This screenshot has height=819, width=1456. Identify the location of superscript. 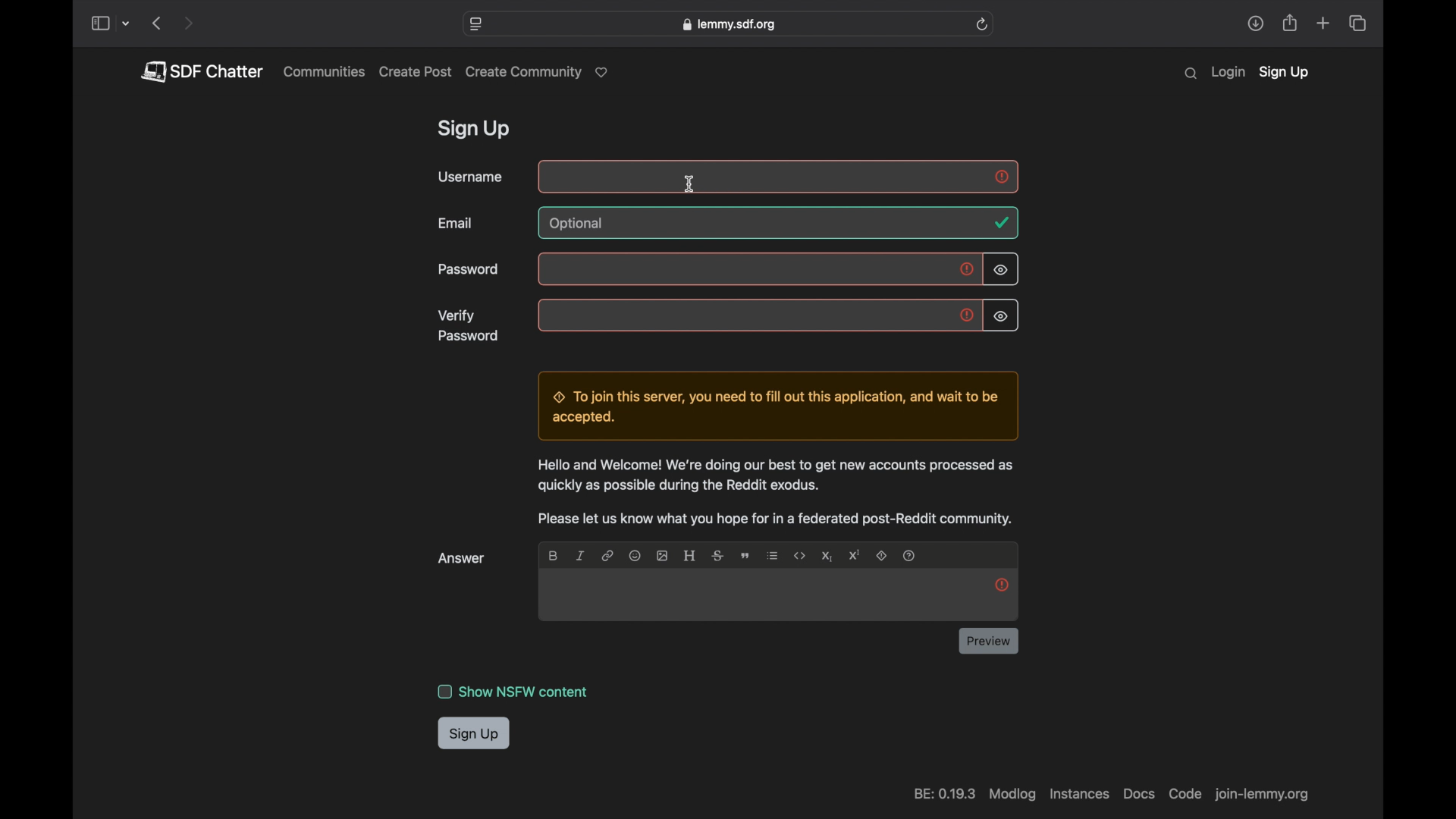
(855, 555).